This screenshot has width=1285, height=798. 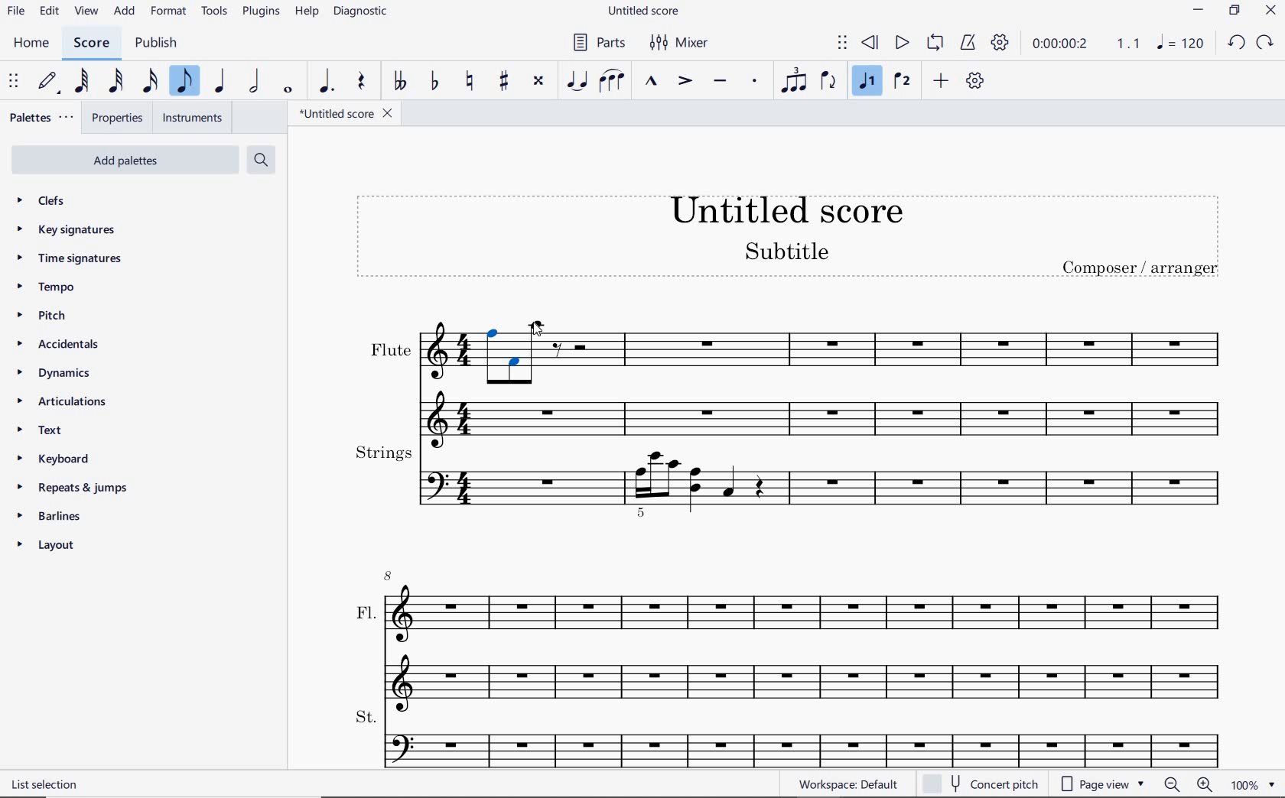 What do you see at coordinates (843, 44) in the screenshot?
I see `SELECT TO MOVE` at bounding box center [843, 44].